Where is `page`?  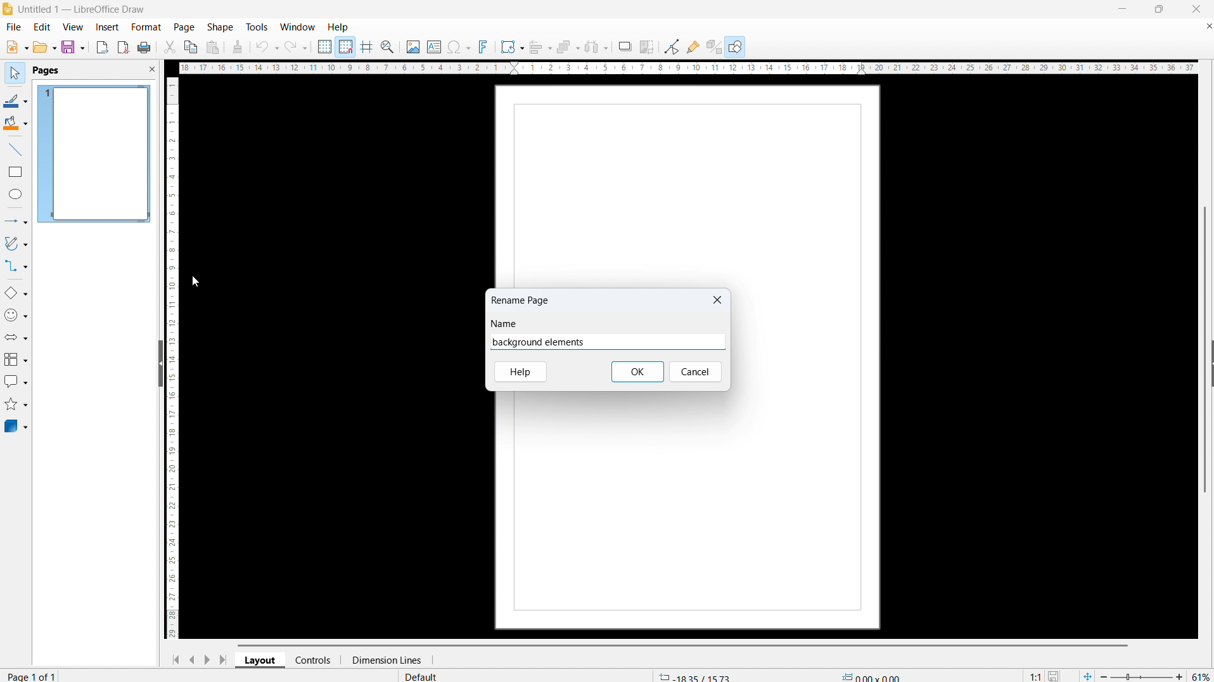
page is located at coordinates (686, 515).